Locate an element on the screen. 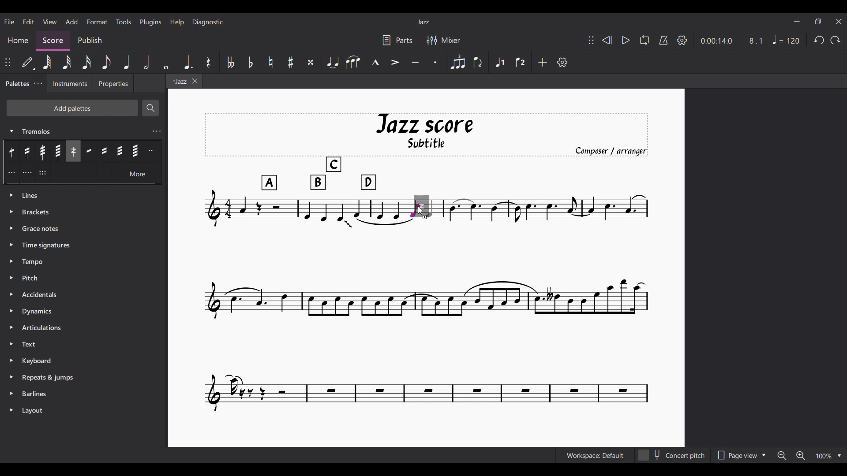 The image size is (847, 476). Buzz roll, selection highlighted is located at coordinates (73, 151).